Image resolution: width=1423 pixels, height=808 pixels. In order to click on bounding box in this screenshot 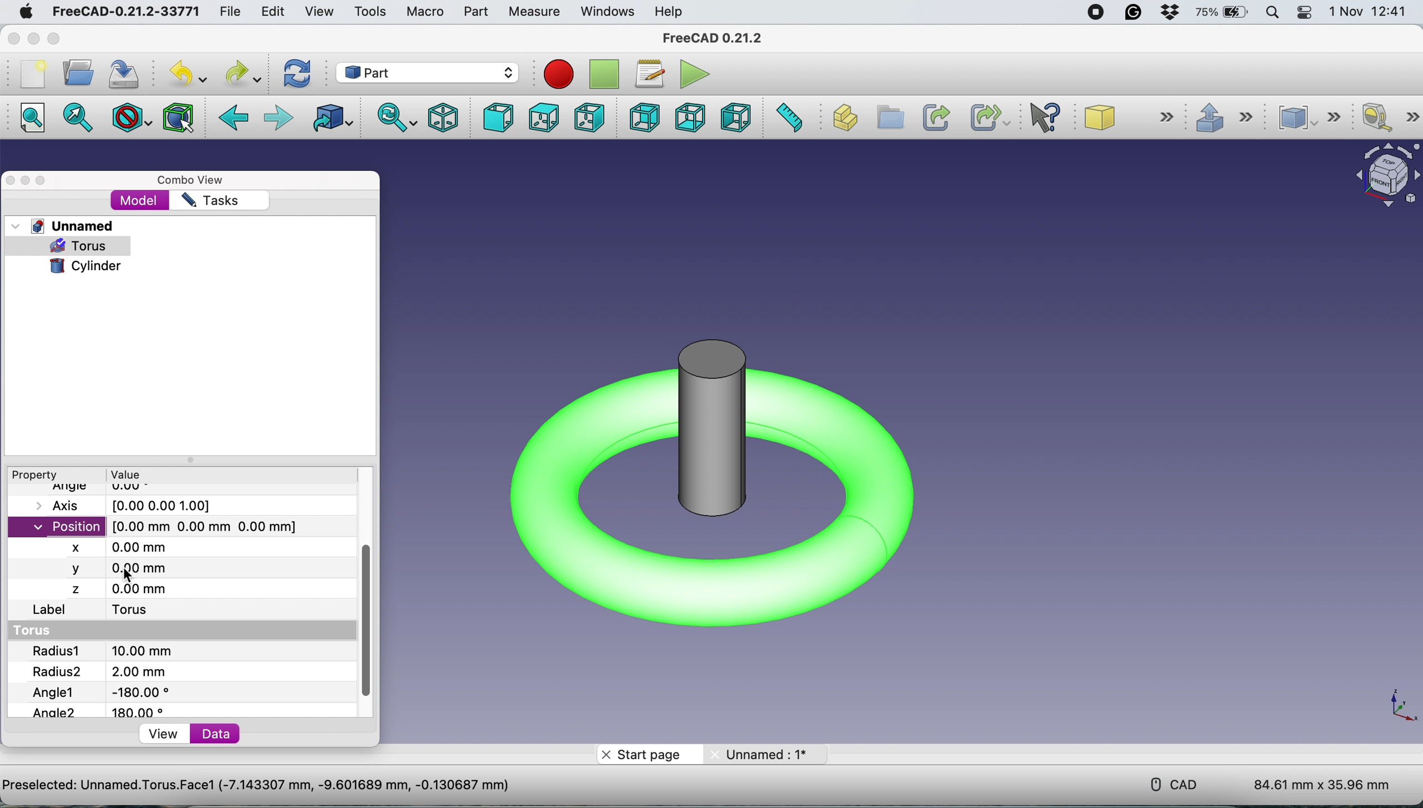, I will do `click(180, 117)`.